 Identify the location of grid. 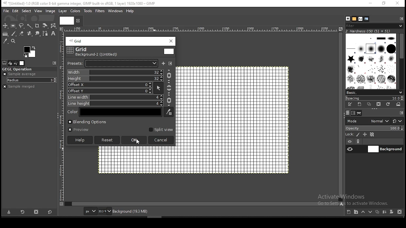
(78, 42).